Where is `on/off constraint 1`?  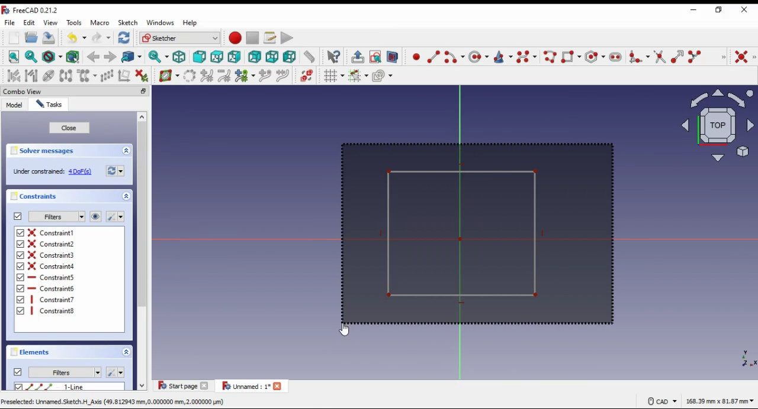 on/off constraint 1 is located at coordinates (53, 232).